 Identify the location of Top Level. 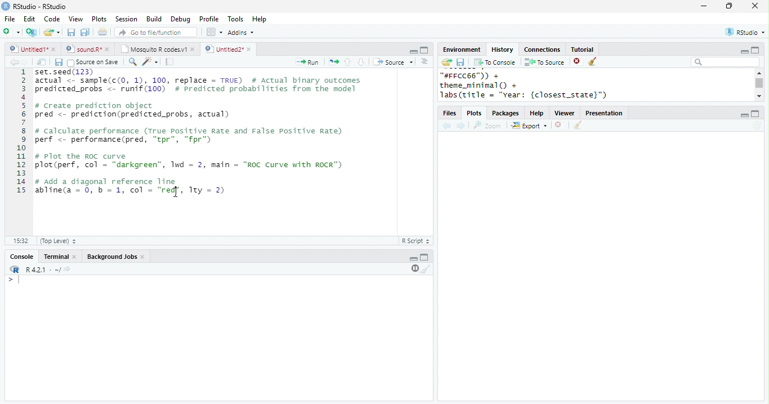
(59, 241).